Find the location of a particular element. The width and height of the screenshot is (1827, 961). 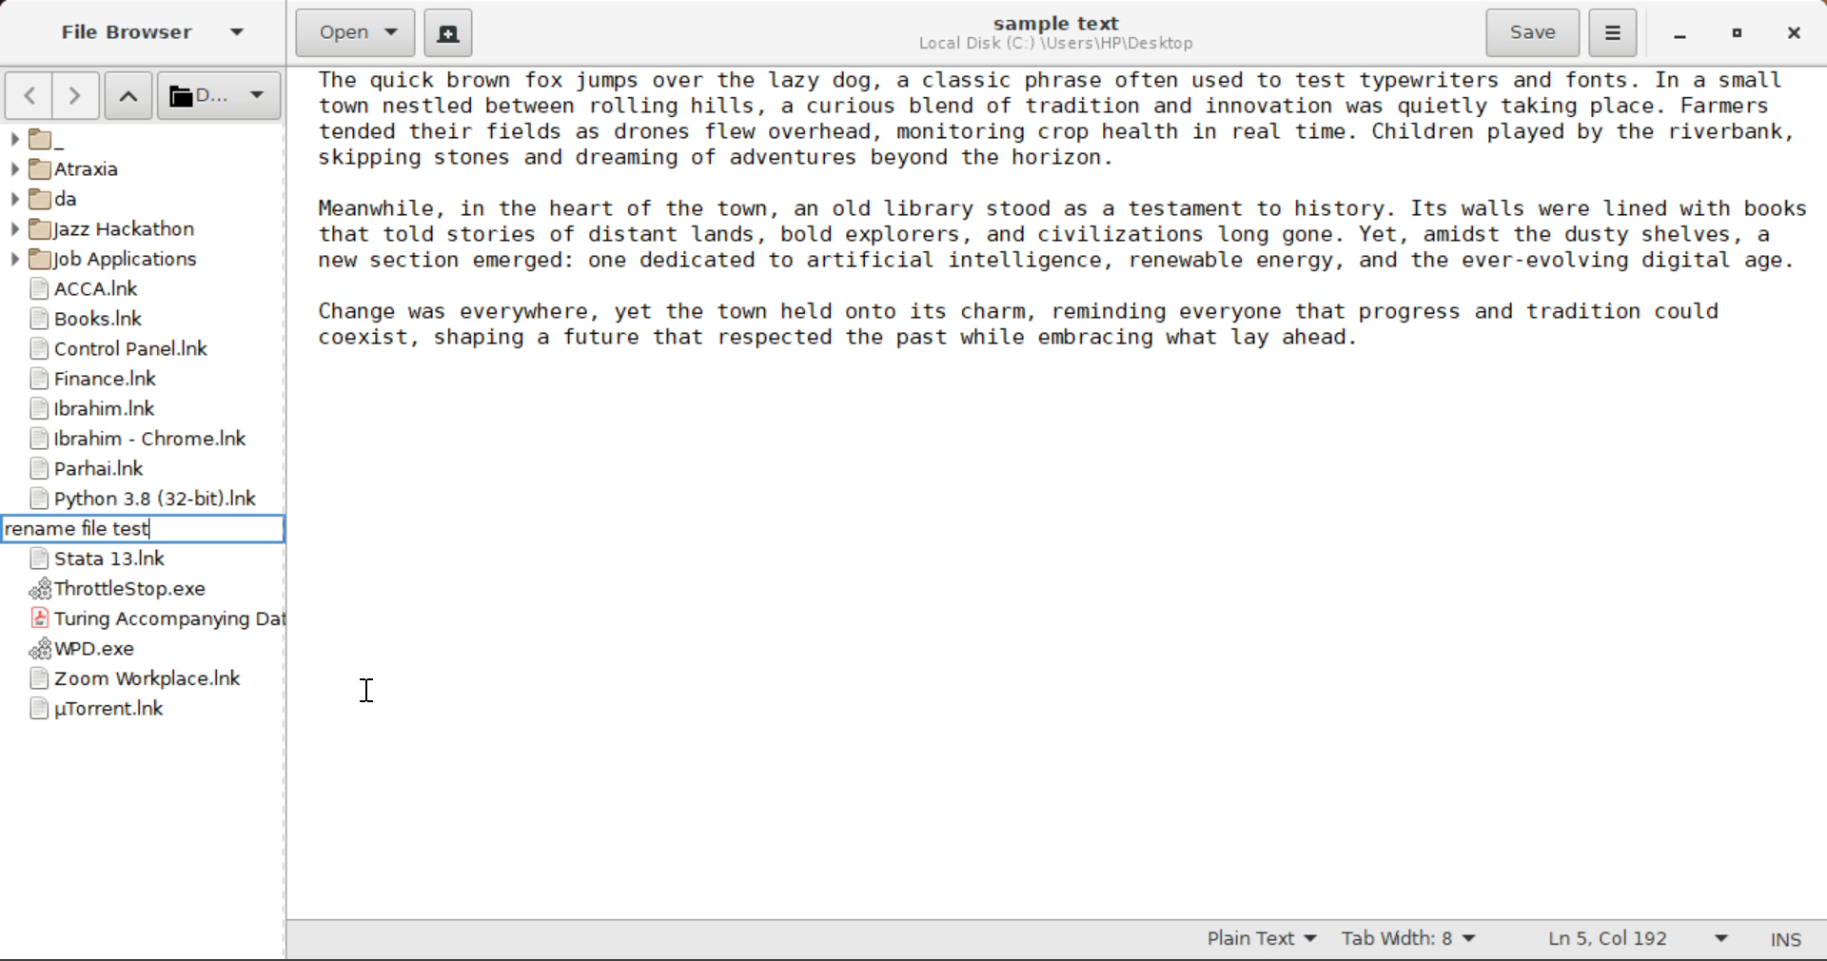

Parhai Folder Shortcut Link is located at coordinates (137, 470).